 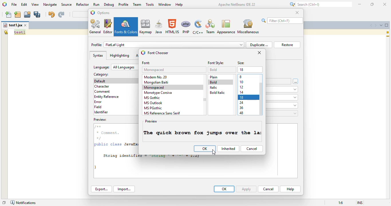 I want to click on text, so click(x=20, y=32).